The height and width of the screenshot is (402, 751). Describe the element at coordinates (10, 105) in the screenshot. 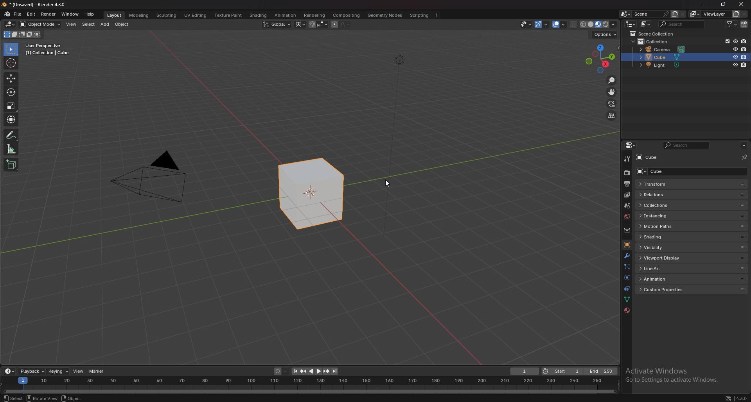

I see `scale` at that location.